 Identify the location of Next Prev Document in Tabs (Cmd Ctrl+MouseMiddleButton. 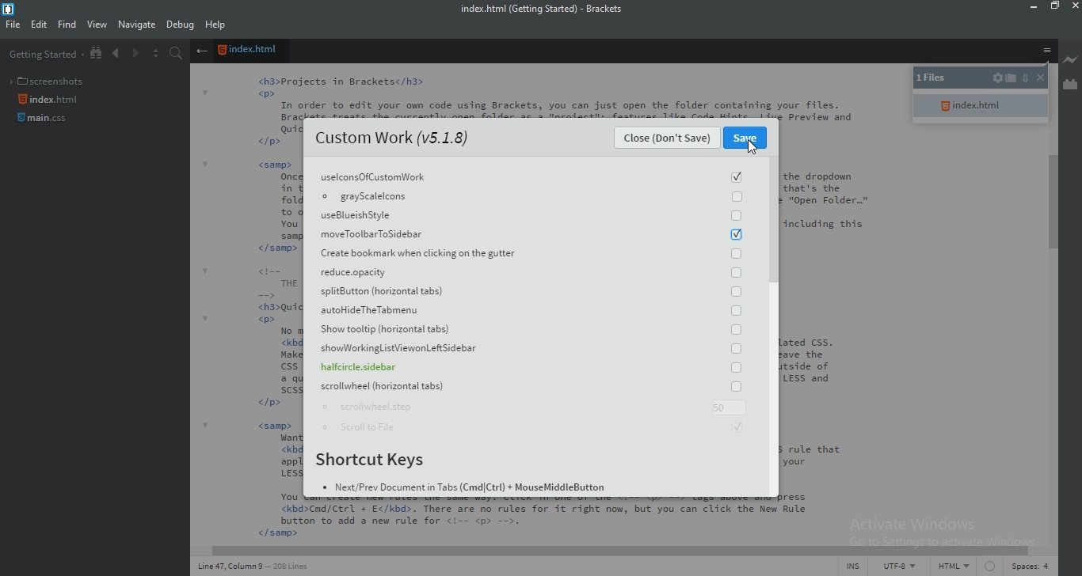
(466, 490).